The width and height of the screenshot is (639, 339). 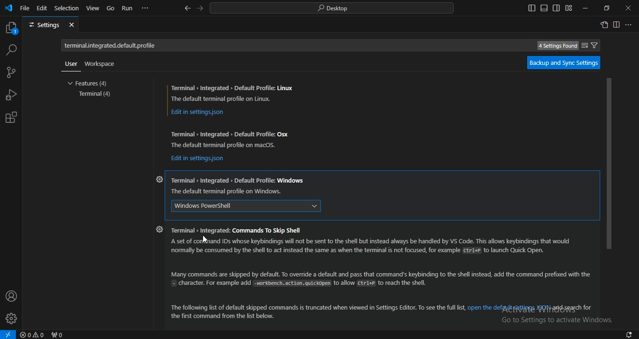 I want to click on go back, so click(x=188, y=9).